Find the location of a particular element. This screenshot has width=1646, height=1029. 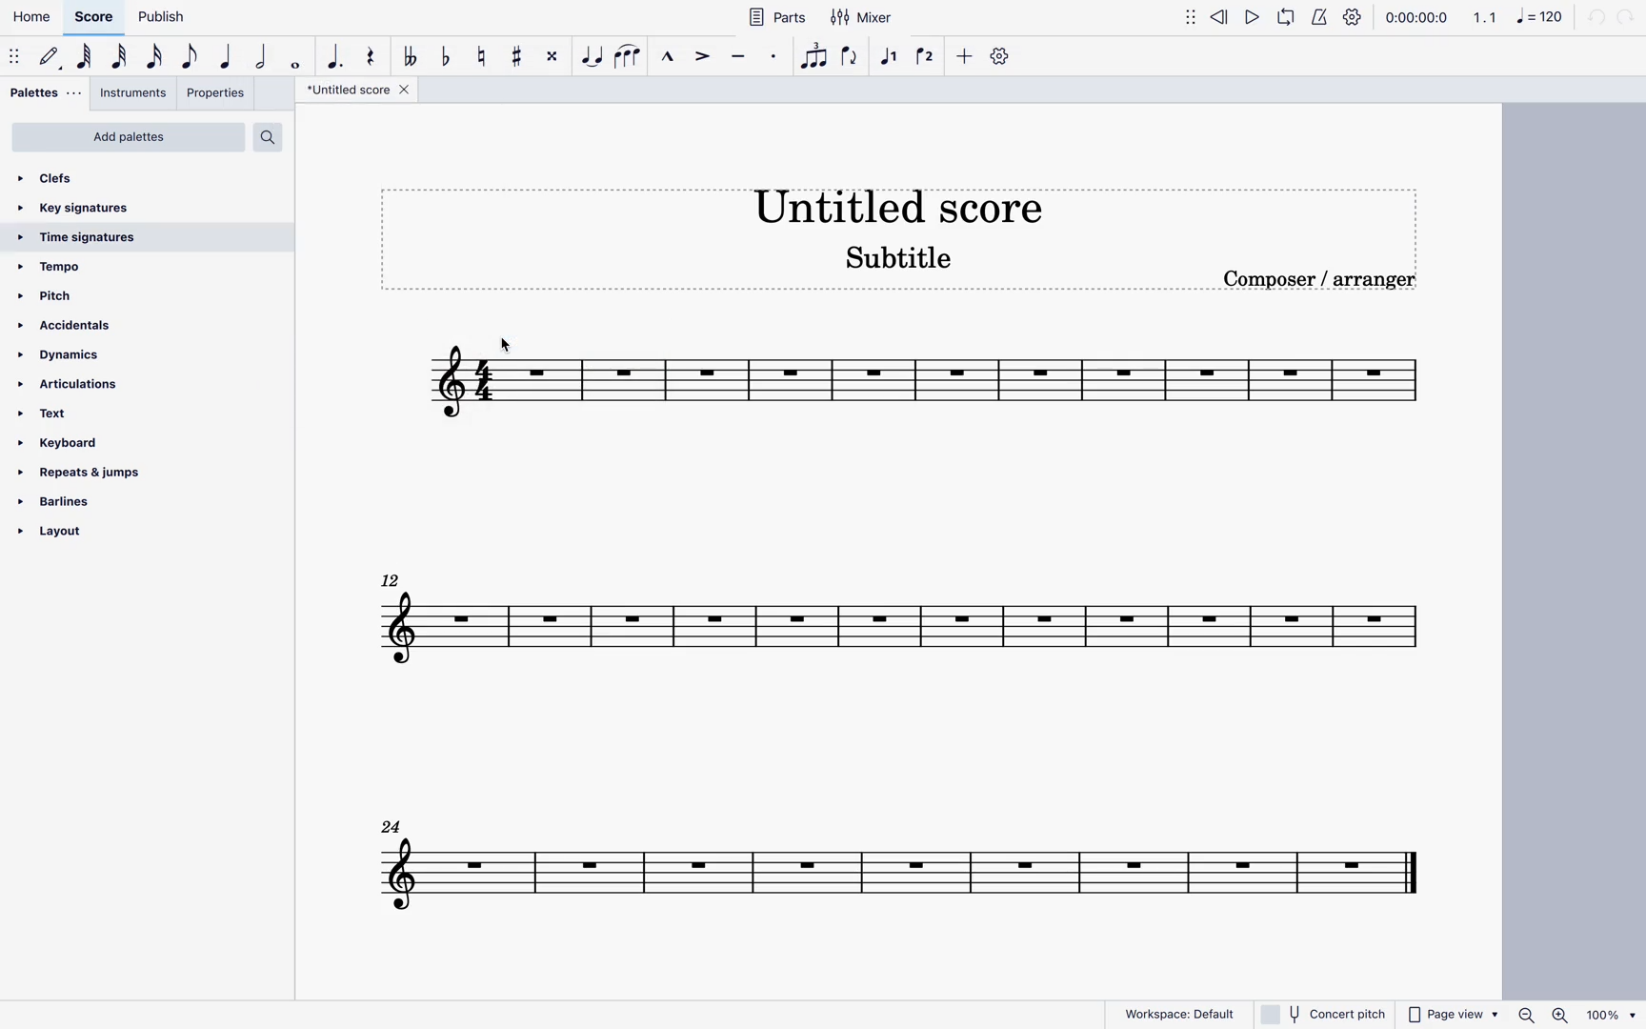

tenuto is located at coordinates (738, 57).